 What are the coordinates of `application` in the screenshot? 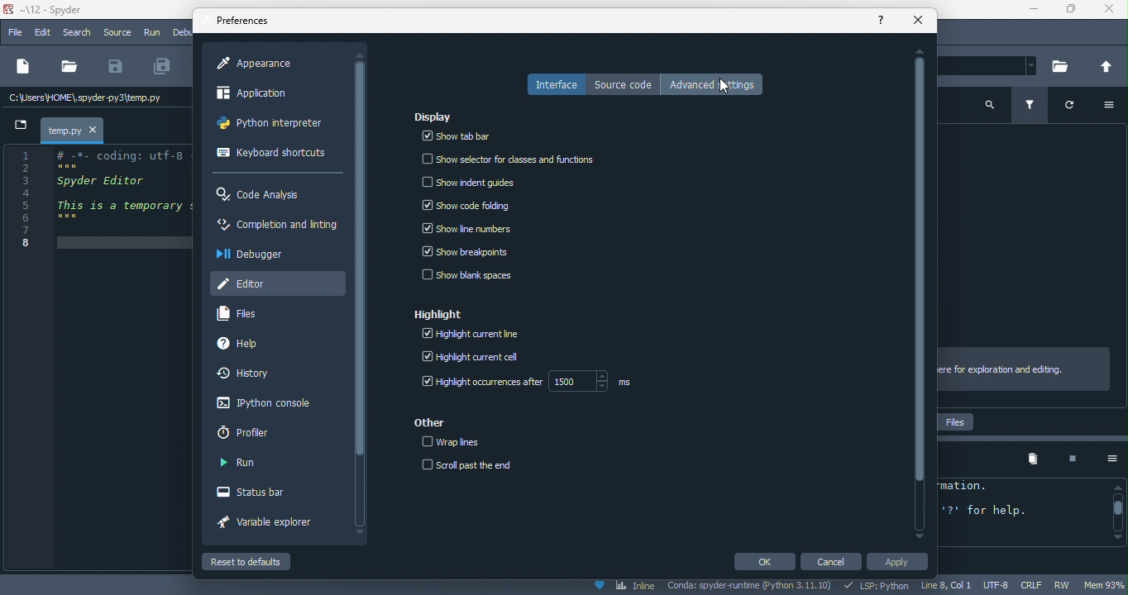 It's located at (267, 96).